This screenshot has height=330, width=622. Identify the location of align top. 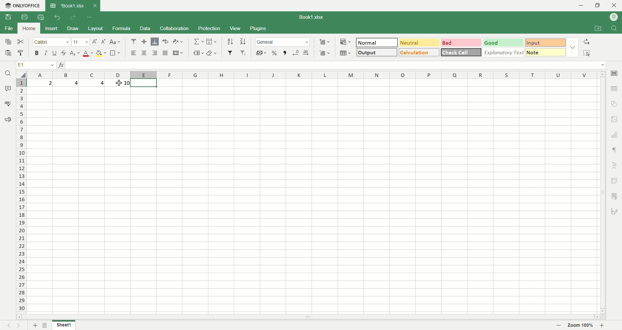
(134, 41).